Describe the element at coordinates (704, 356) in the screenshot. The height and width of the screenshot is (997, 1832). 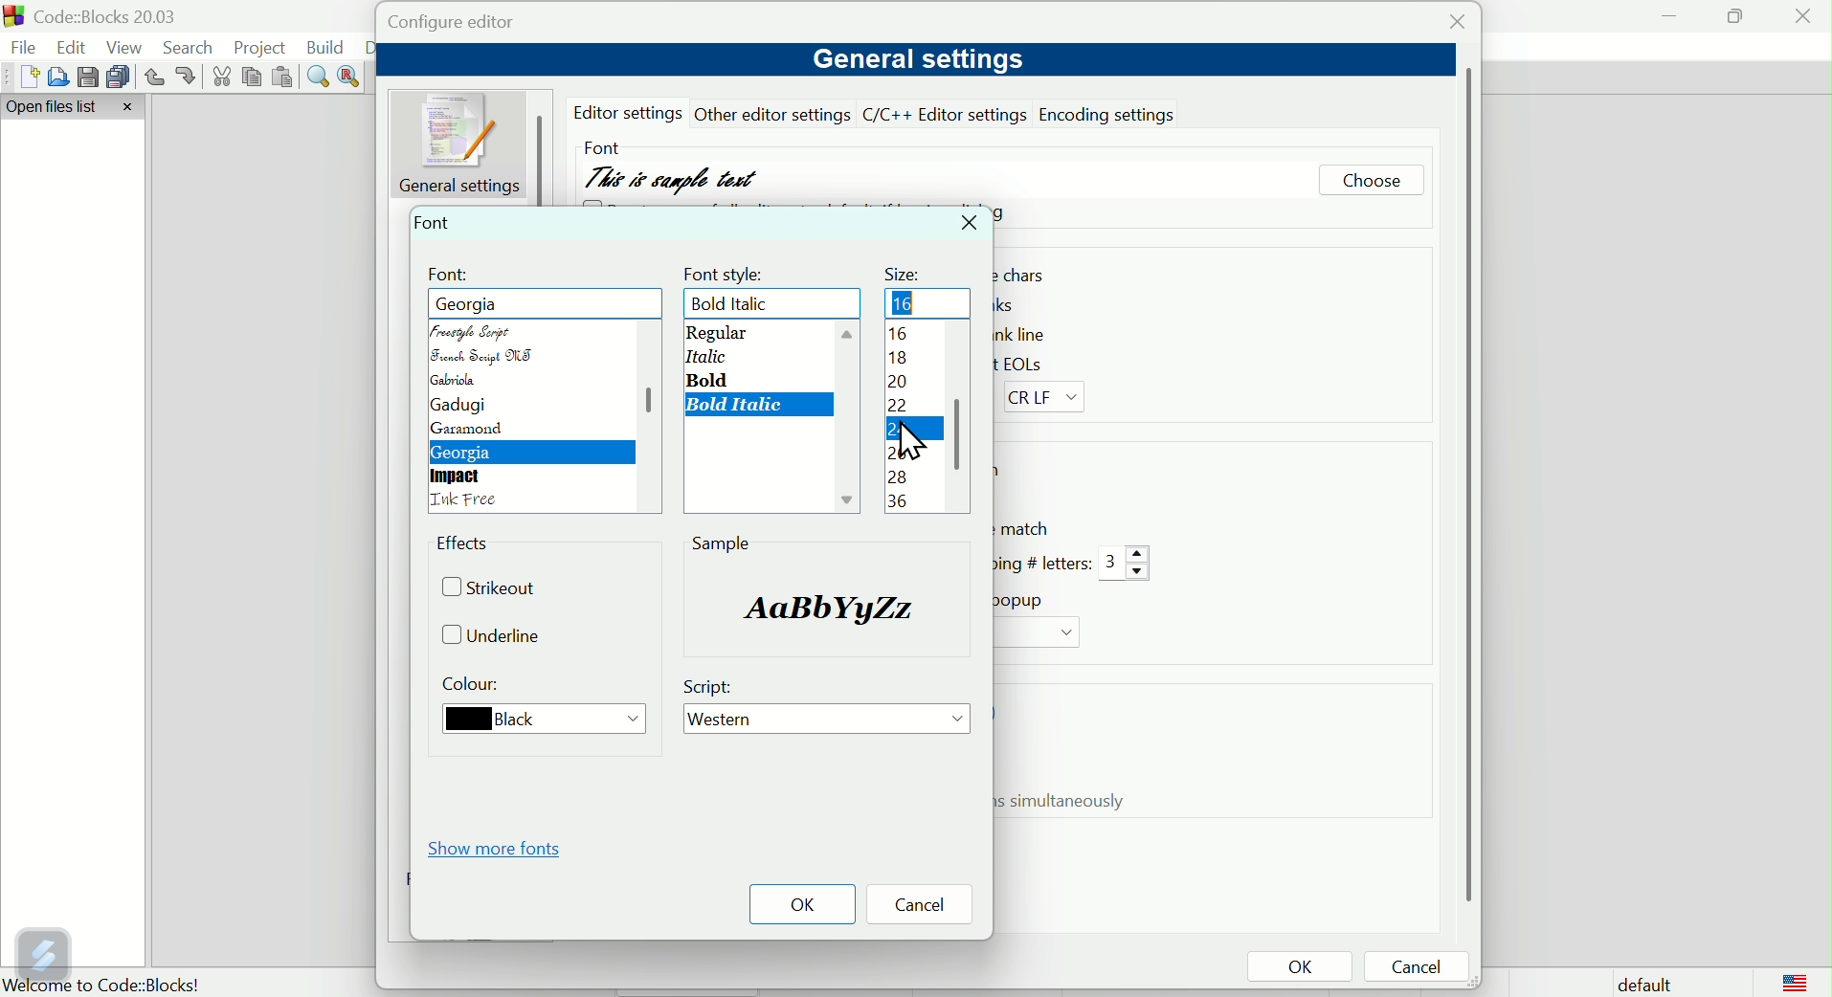
I see `Oblique` at that location.